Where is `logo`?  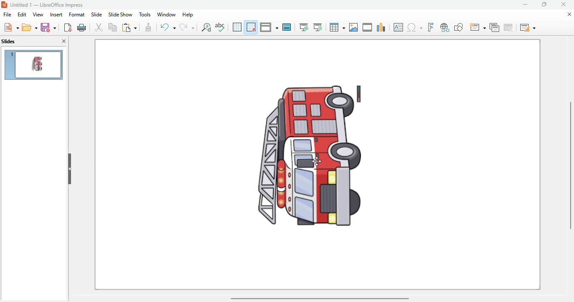
logo is located at coordinates (4, 4).